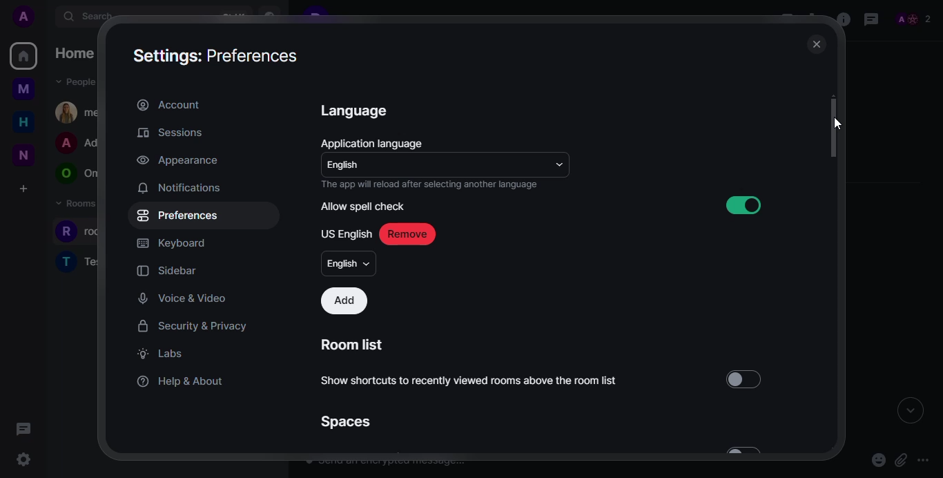 This screenshot has width=943, height=478. Describe the element at coordinates (176, 161) in the screenshot. I see `appearance` at that location.